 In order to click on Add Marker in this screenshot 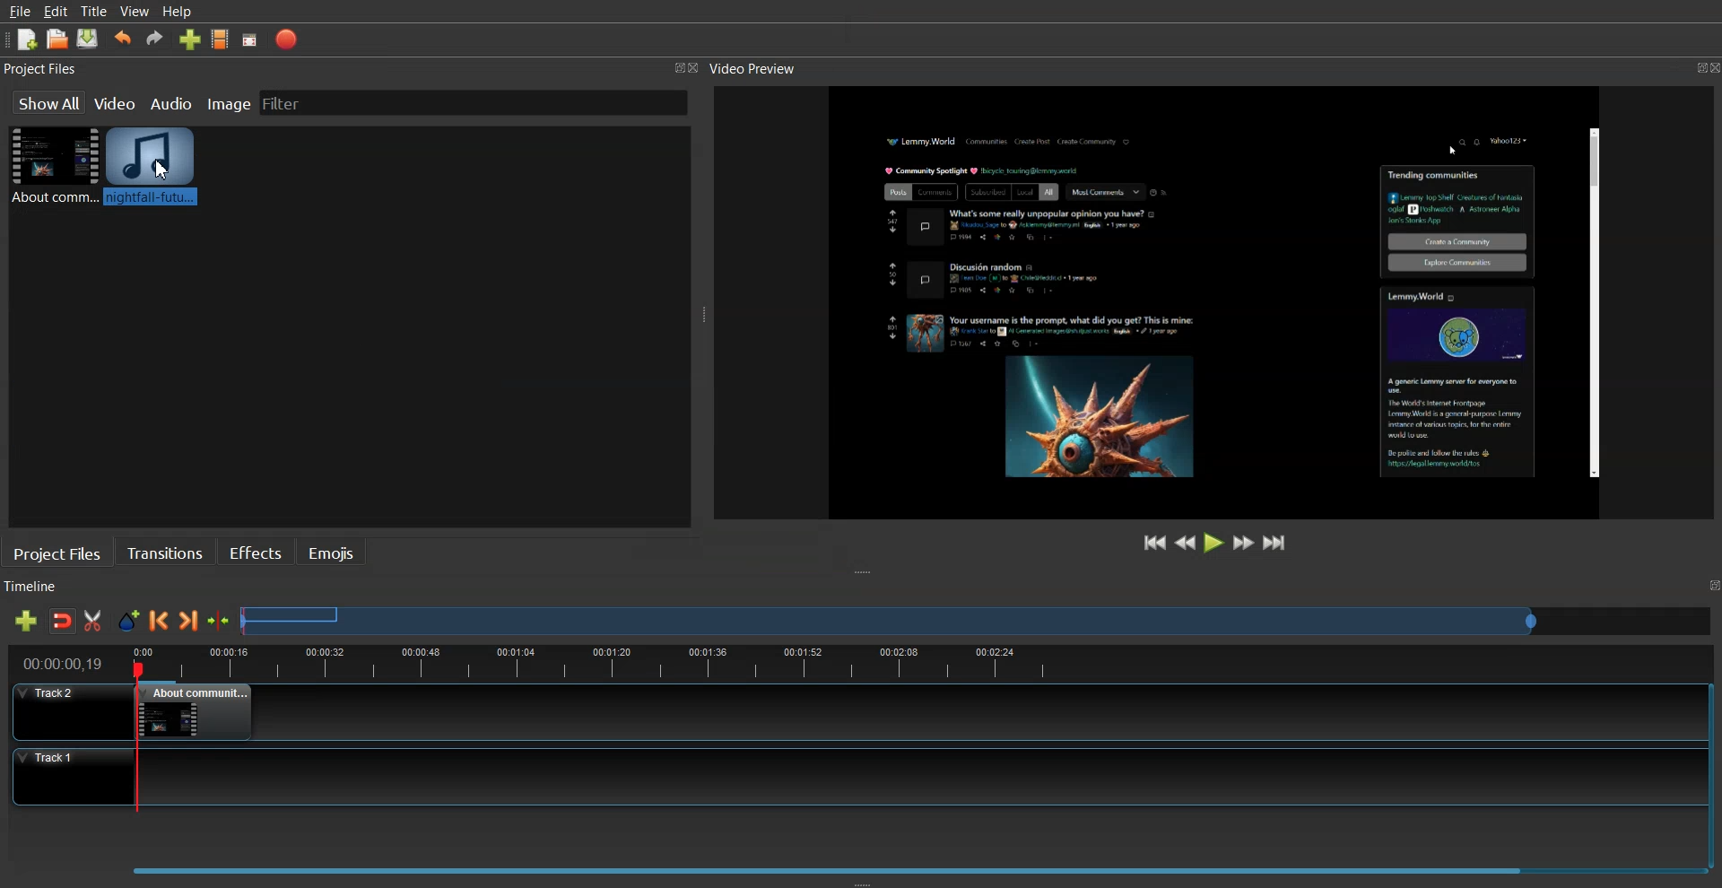, I will do `click(128, 621)`.